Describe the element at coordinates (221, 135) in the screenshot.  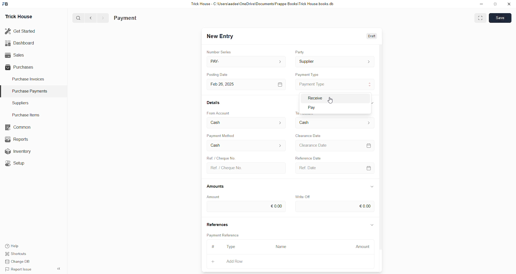
I see `Payment Method` at that location.